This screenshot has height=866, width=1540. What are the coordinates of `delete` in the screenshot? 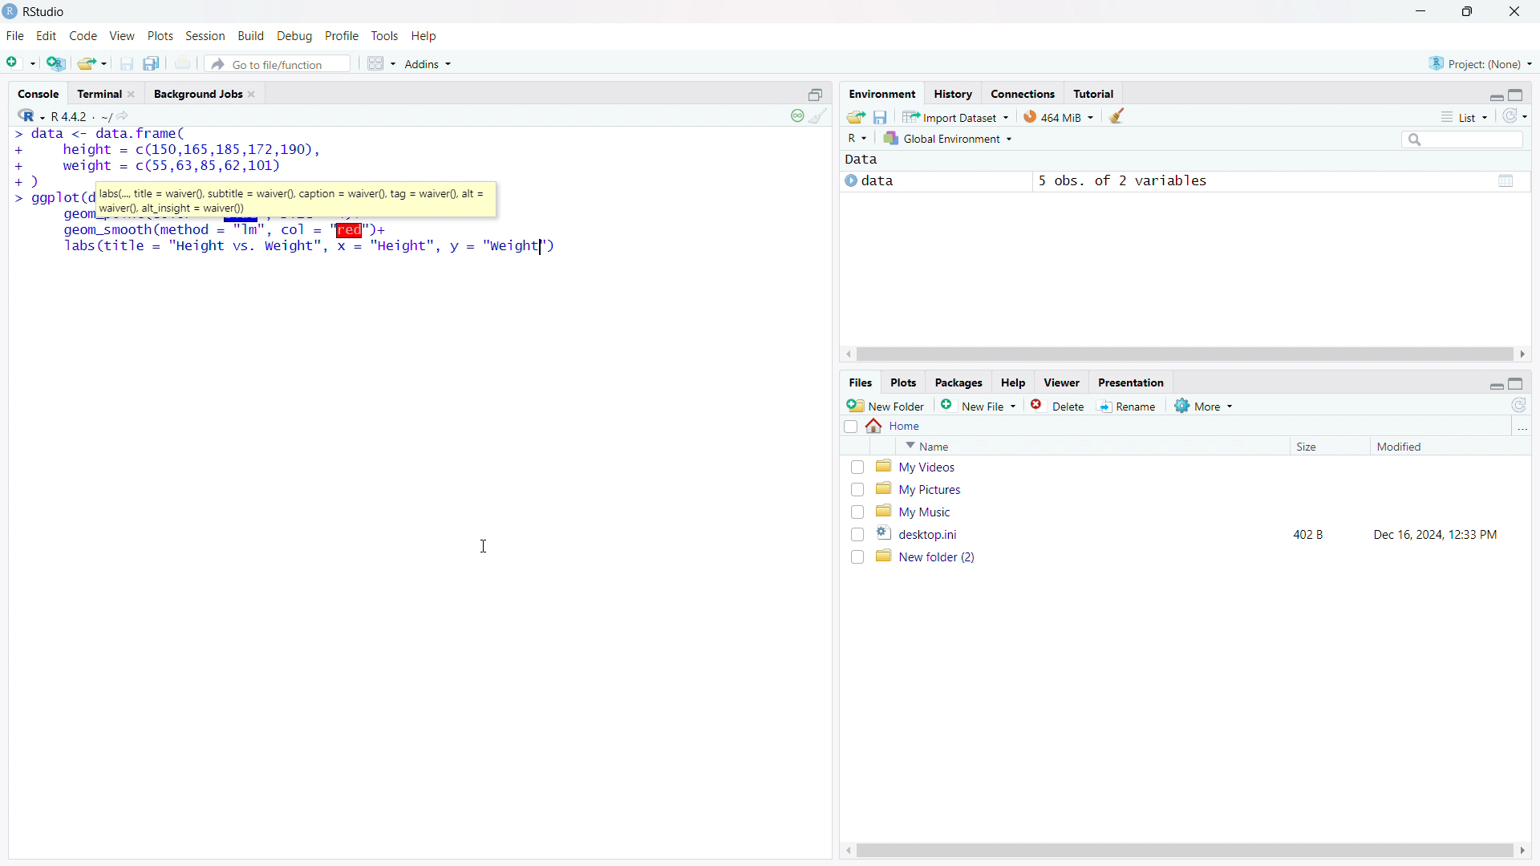 It's located at (1060, 405).